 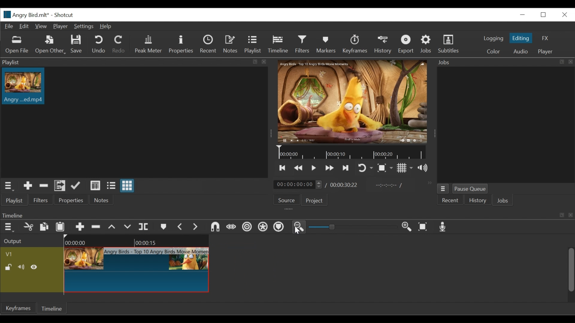 What do you see at coordinates (81, 227) in the screenshot?
I see `Append` at bounding box center [81, 227].